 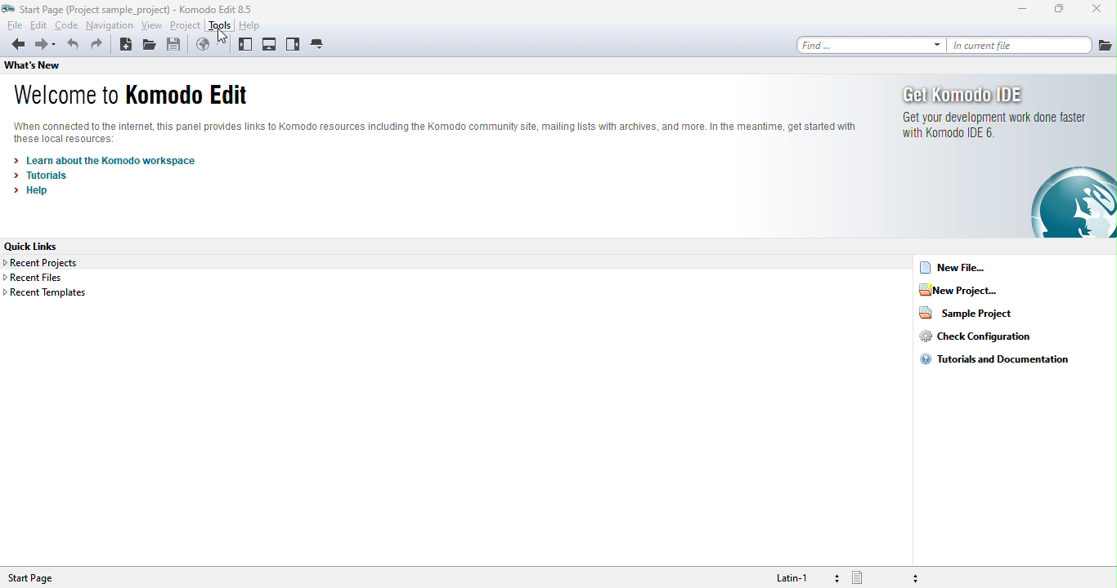 What do you see at coordinates (797, 577) in the screenshot?
I see `latin 1` at bounding box center [797, 577].